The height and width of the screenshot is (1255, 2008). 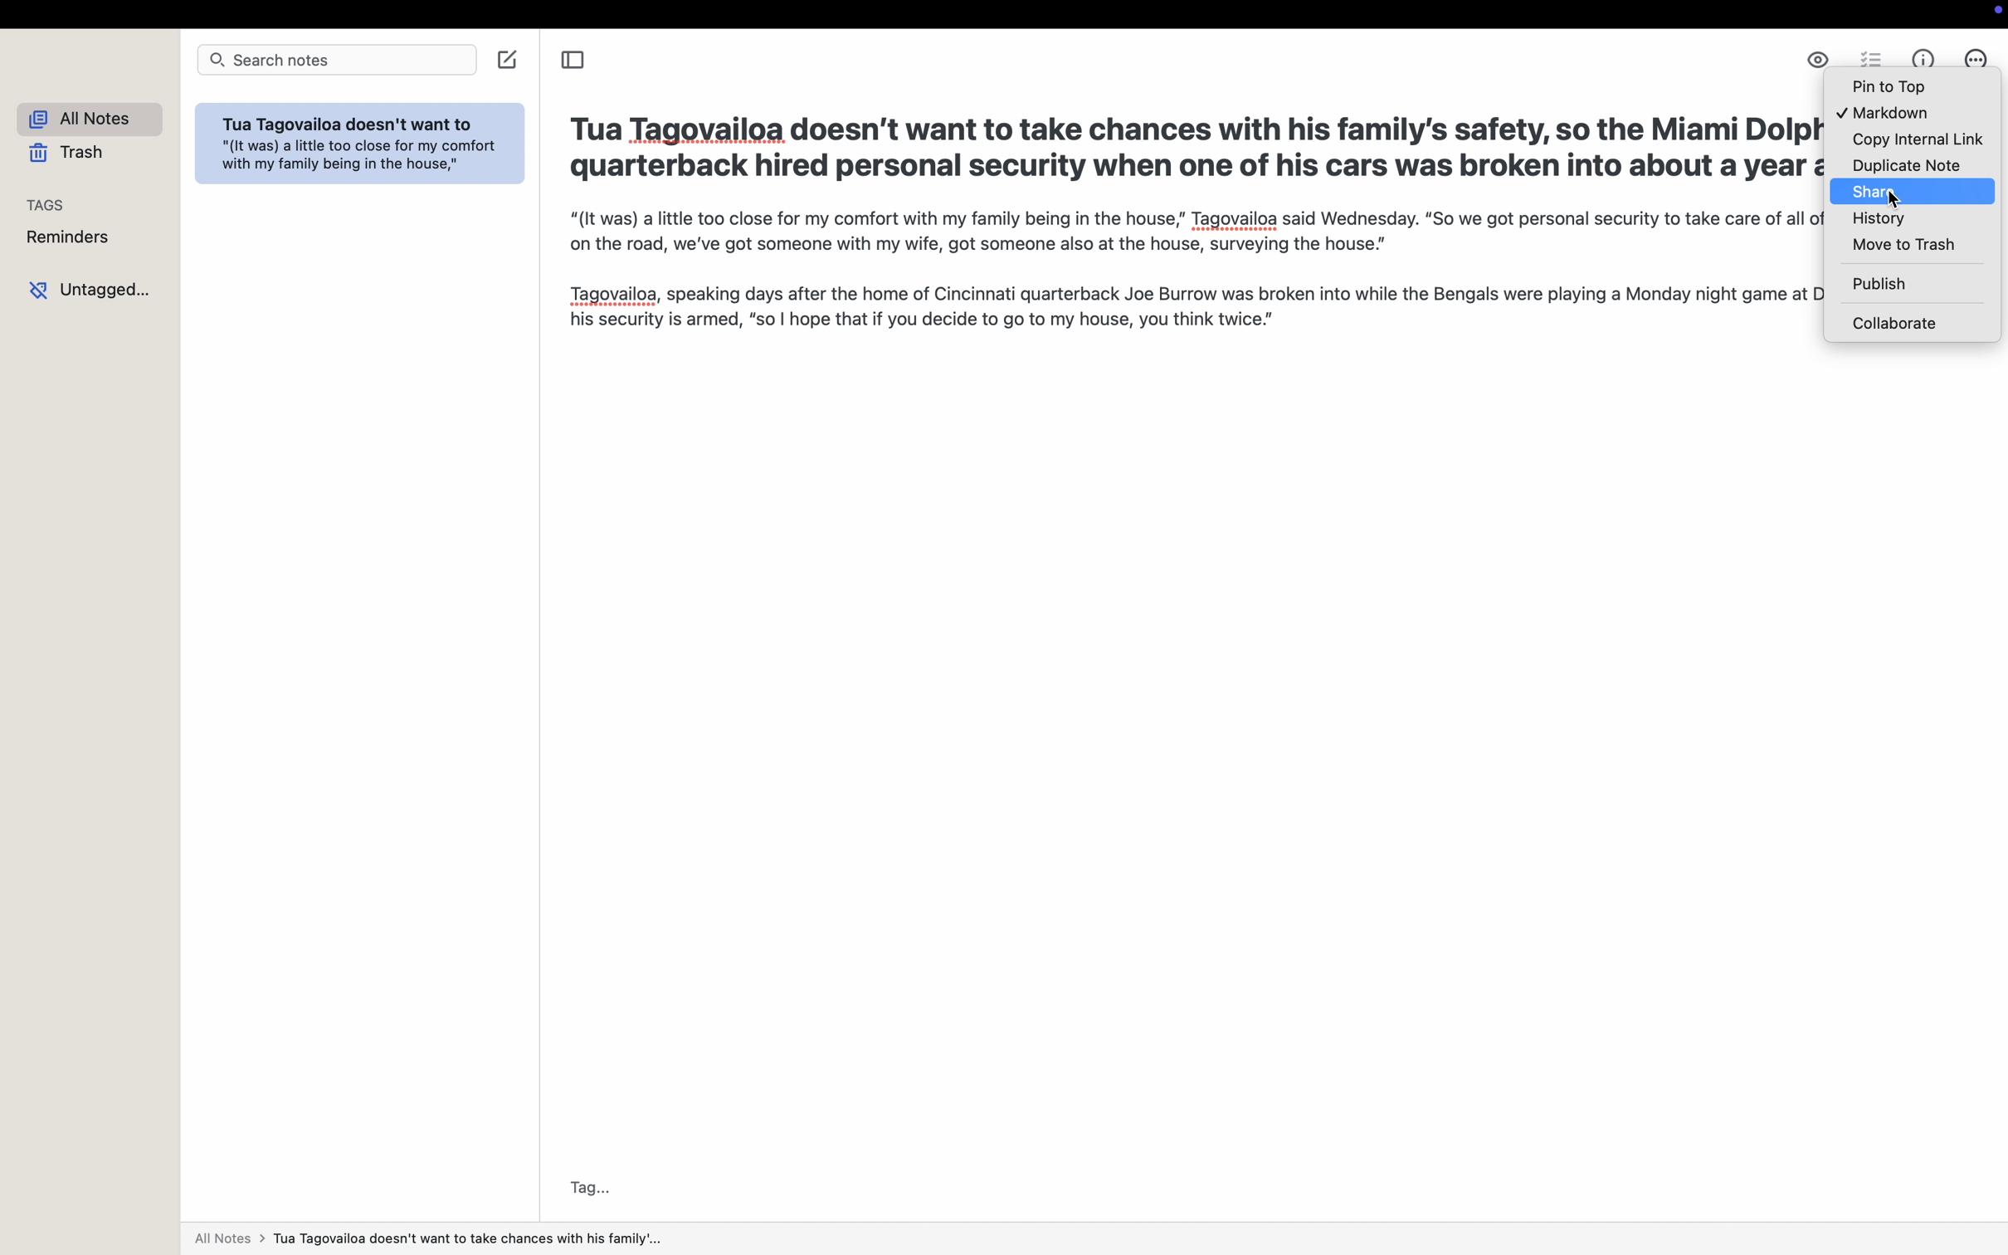 I want to click on search bar, so click(x=339, y=58).